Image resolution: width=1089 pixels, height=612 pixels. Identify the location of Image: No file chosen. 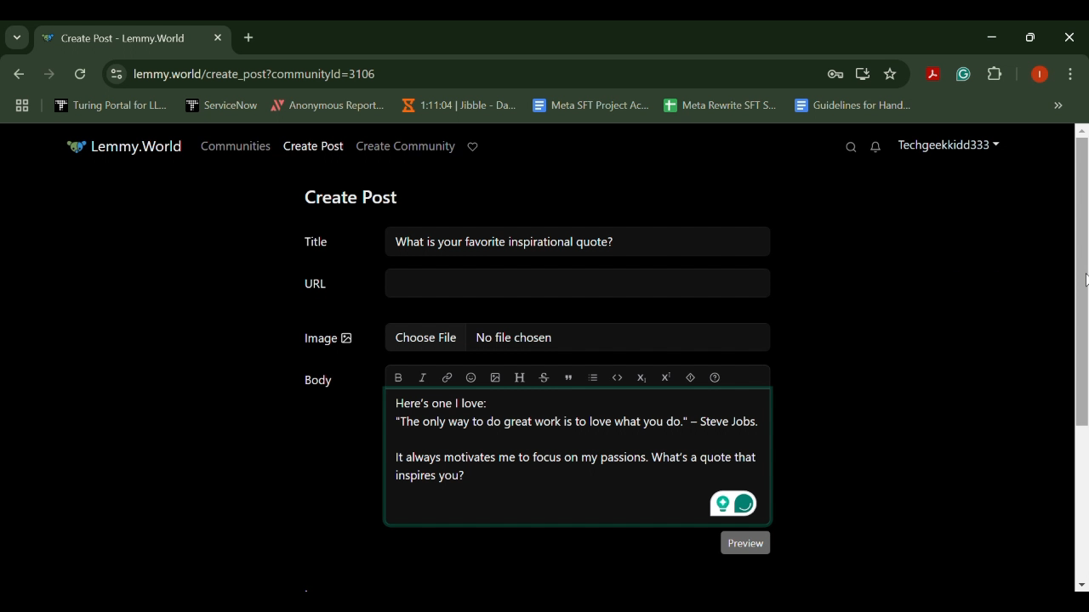
(536, 340).